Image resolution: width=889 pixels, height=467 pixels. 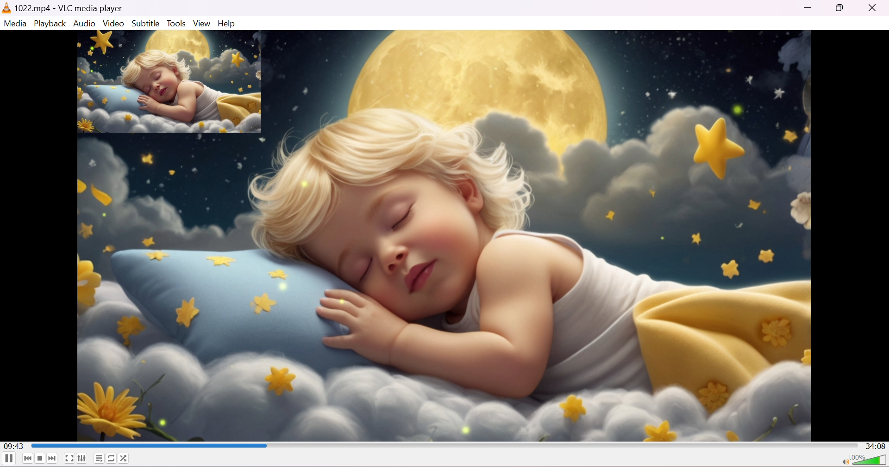 I want to click on Progress bar, so click(x=444, y=444).